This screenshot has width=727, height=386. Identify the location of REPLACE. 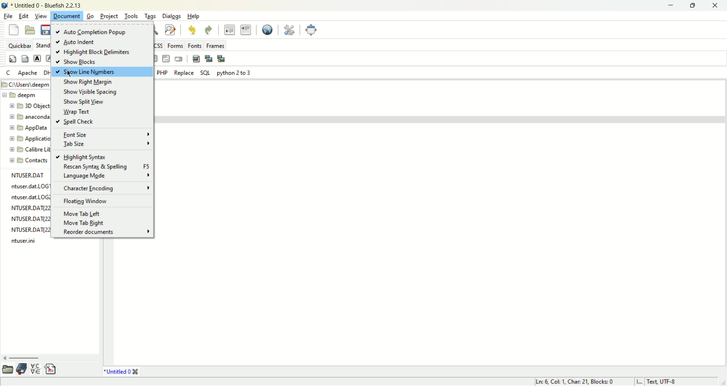
(184, 73).